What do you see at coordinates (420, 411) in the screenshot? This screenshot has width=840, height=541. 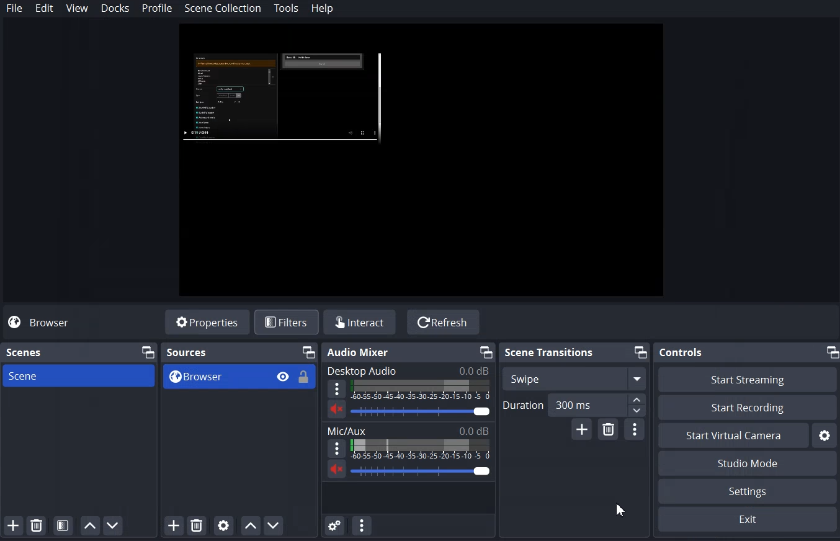 I see `Volume Adjuster` at bounding box center [420, 411].